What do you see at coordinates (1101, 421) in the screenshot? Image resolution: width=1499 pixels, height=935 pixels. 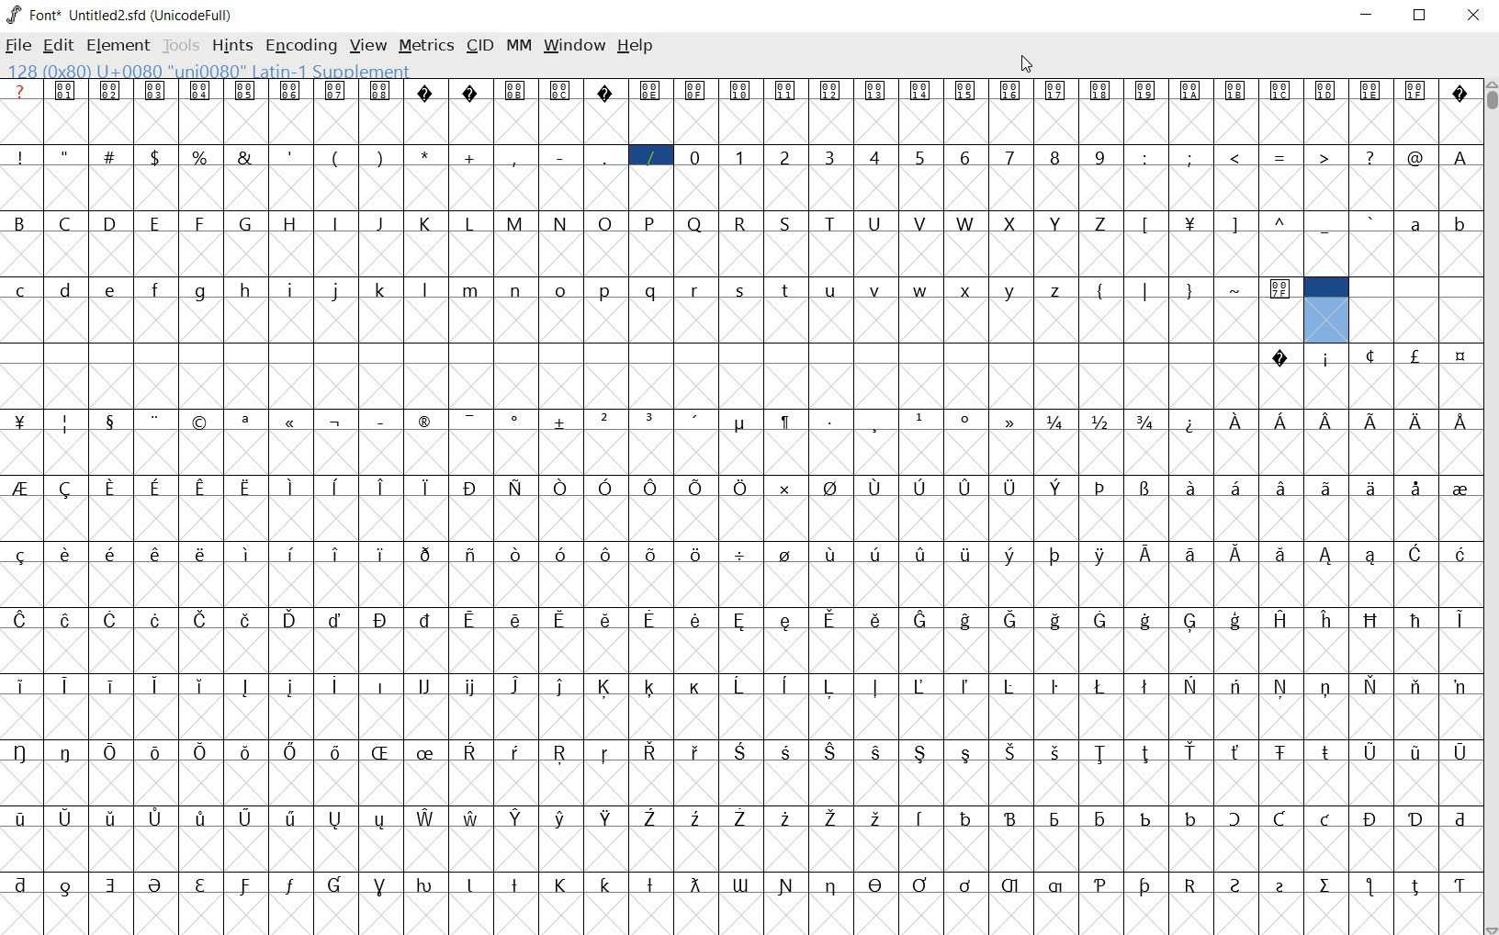 I see `Symbol` at bounding box center [1101, 421].